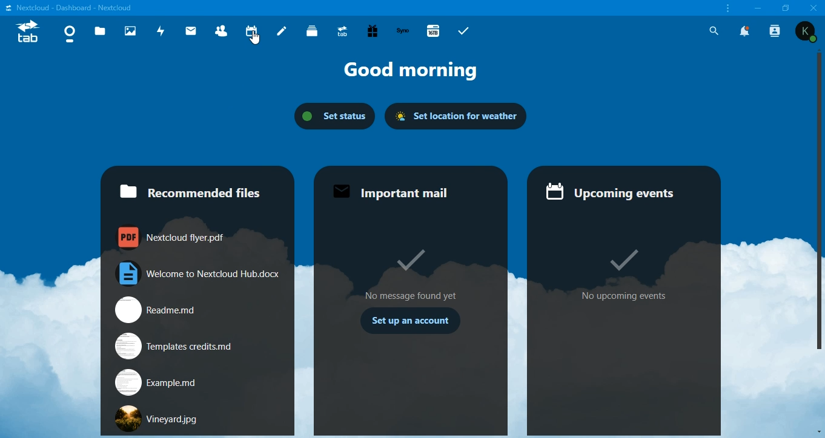  I want to click on Set up an account, so click(411, 323).